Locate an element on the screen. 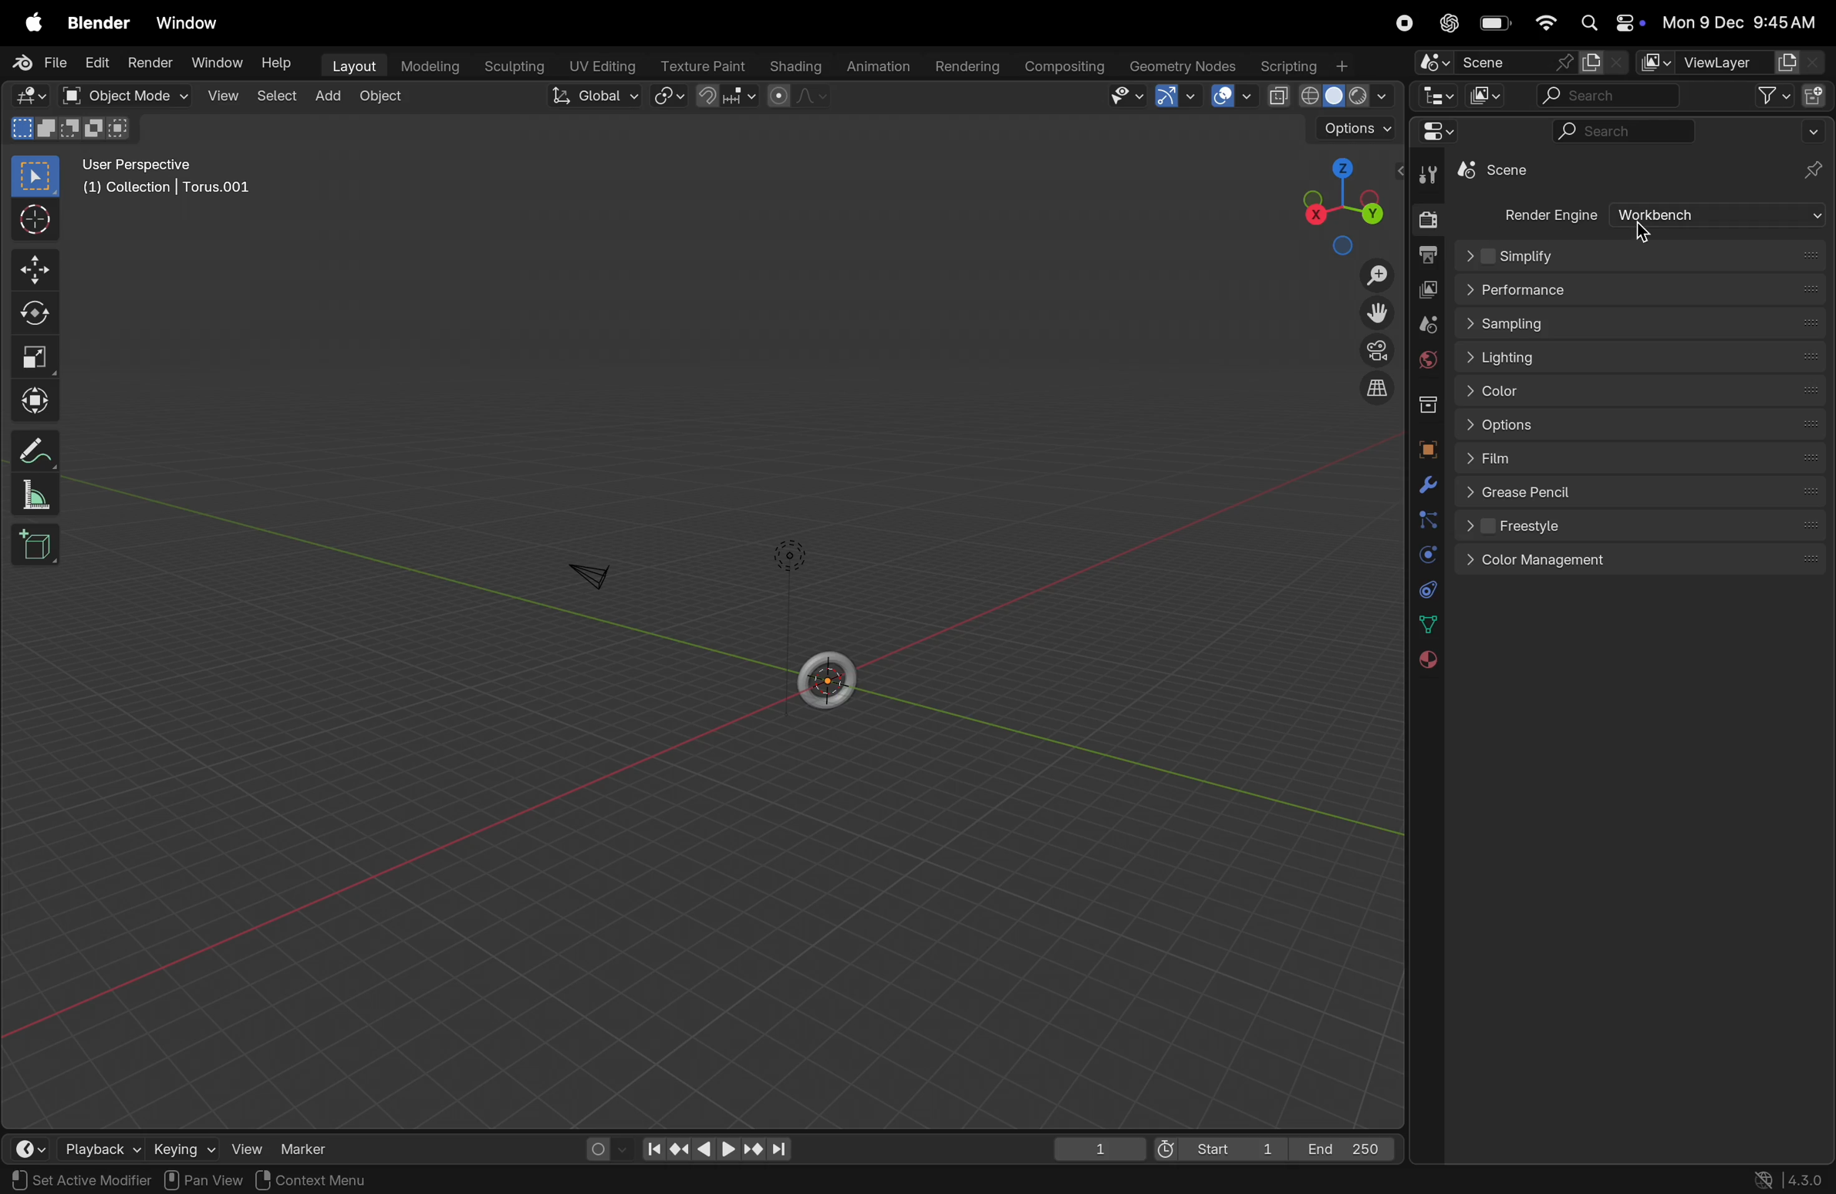 The width and height of the screenshot is (1836, 1194). sculpting is located at coordinates (511, 63).